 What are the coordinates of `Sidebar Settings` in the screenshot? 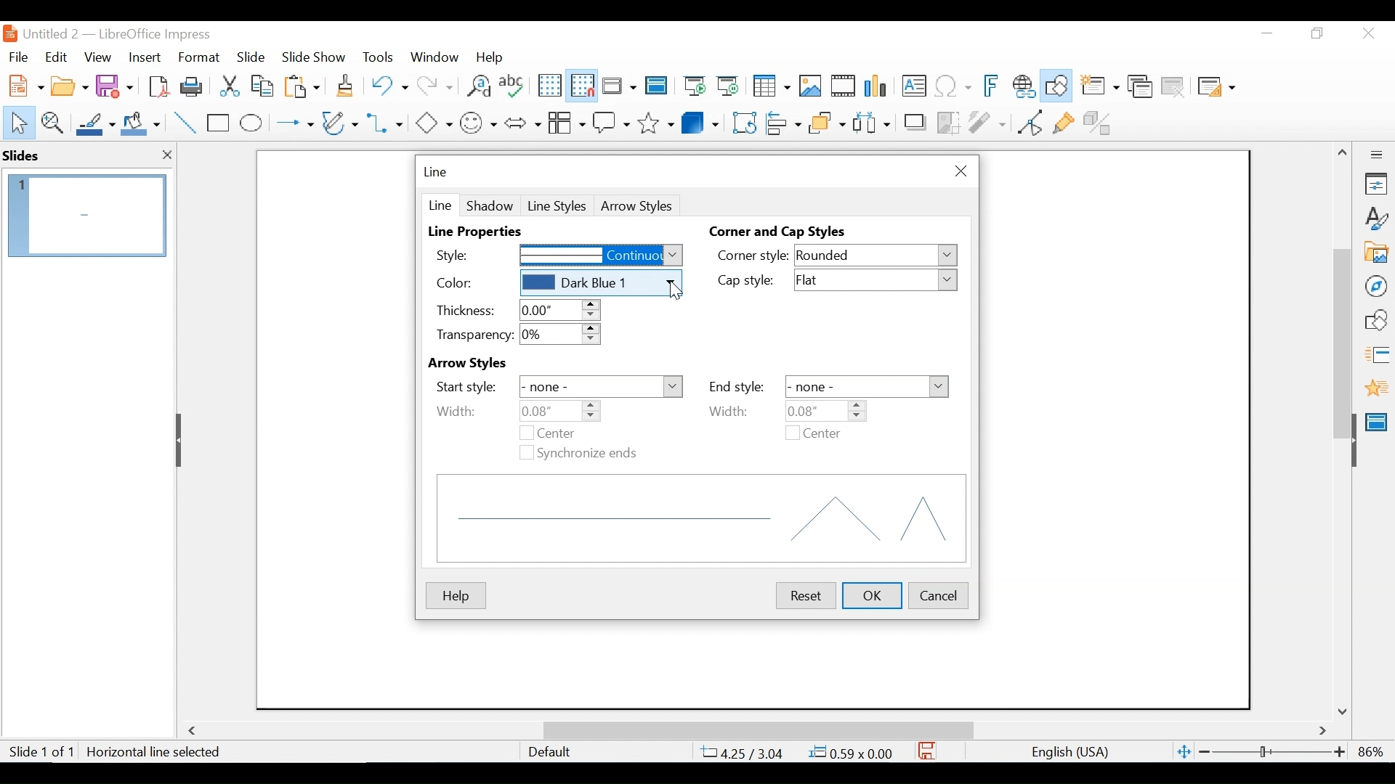 It's located at (1377, 155).